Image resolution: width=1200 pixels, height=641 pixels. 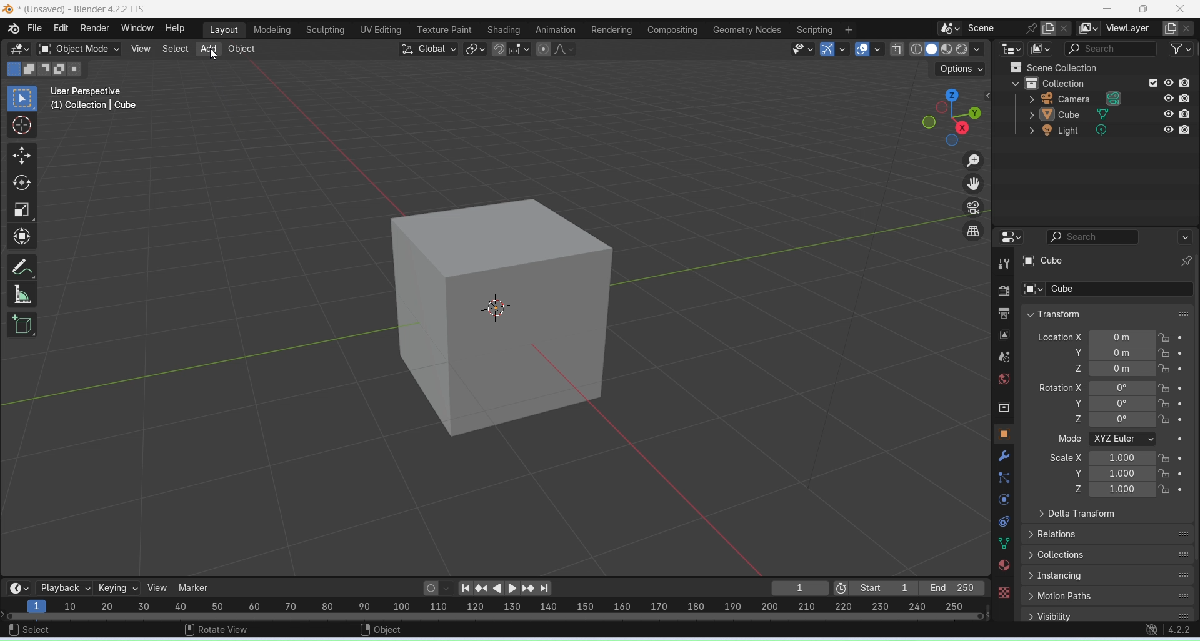 What do you see at coordinates (475, 49) in the screenshot?
I see `Transform pivot point` at bounding box center [475, 49].